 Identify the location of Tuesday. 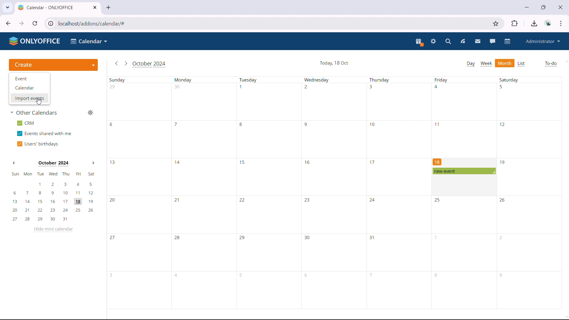
(249, 80).